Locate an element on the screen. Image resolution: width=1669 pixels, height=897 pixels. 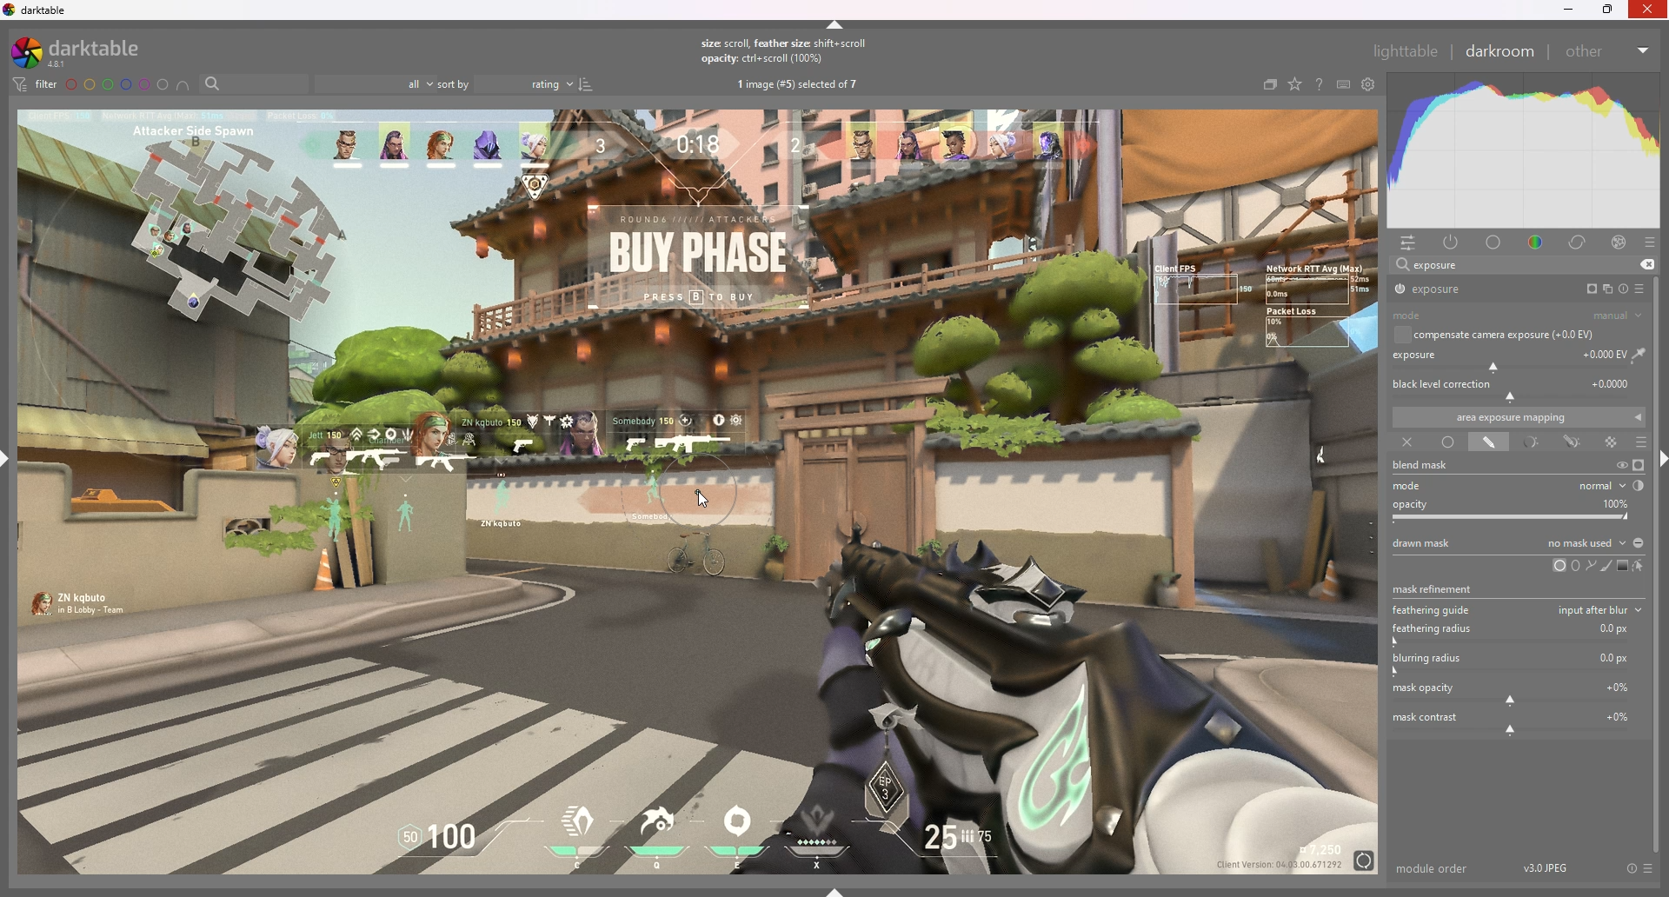
correct is located at coordinates (1579, 243).